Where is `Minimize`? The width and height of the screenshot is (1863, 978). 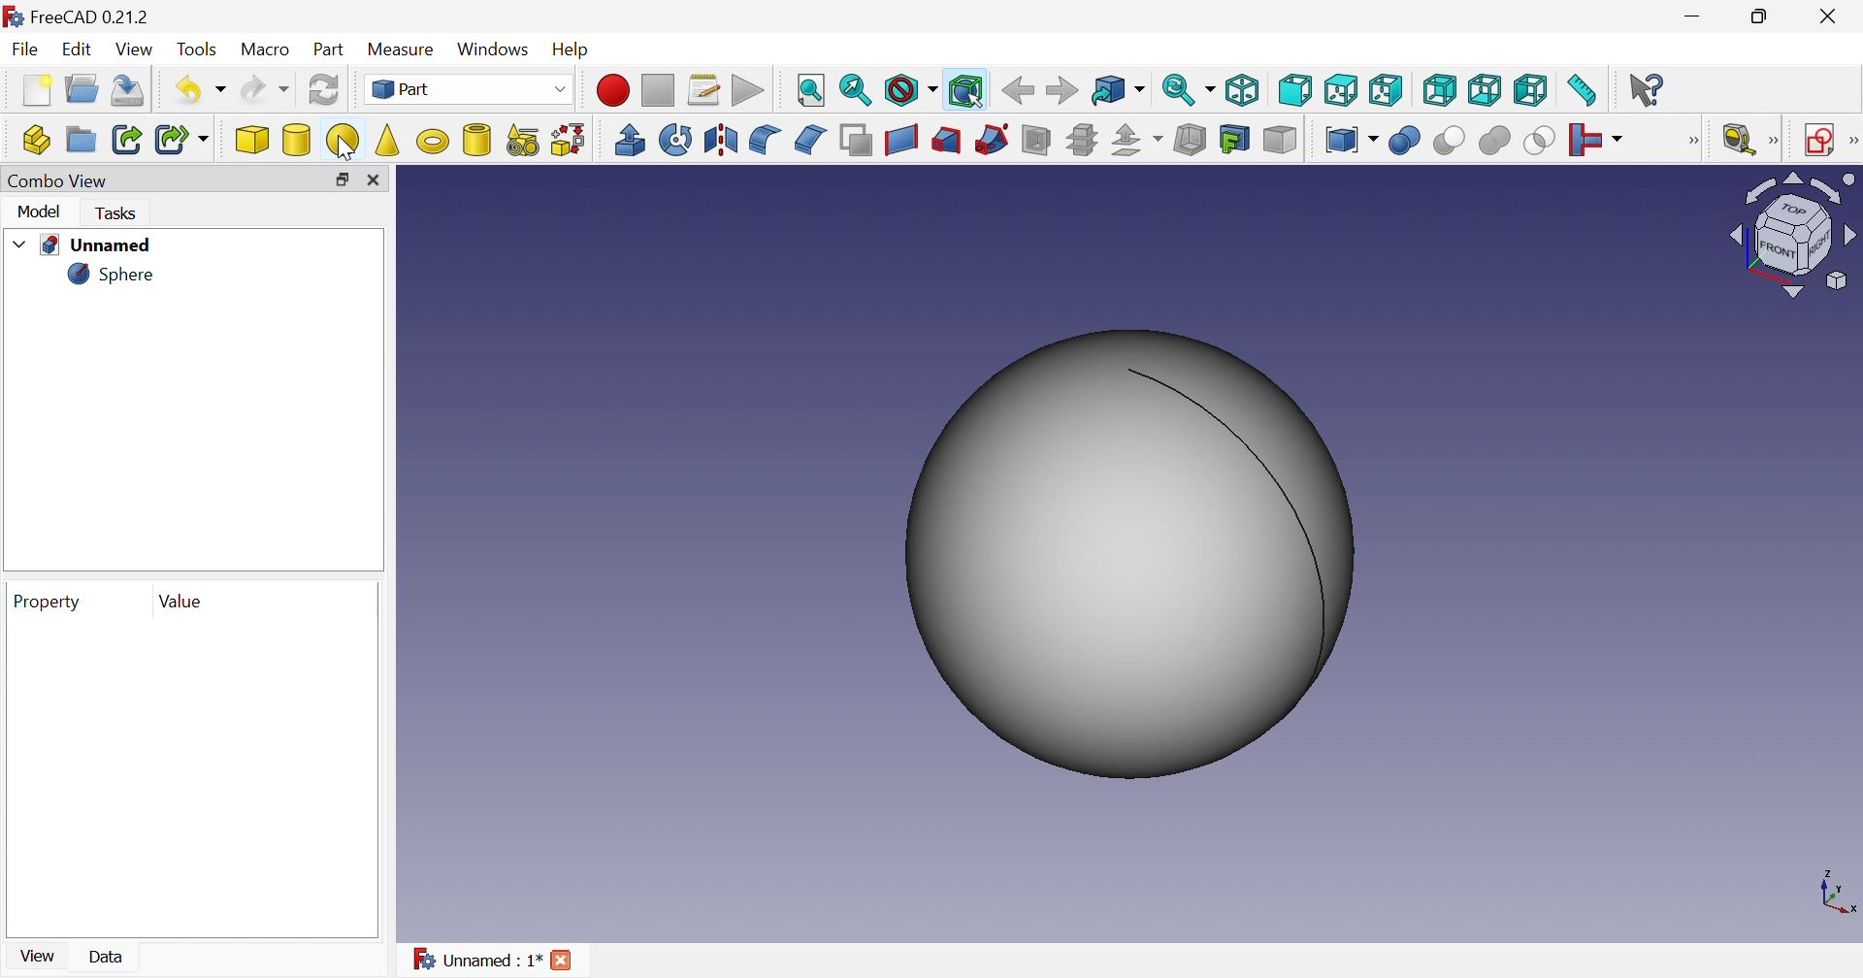 Minimize is located at coordinates (1693, 17).